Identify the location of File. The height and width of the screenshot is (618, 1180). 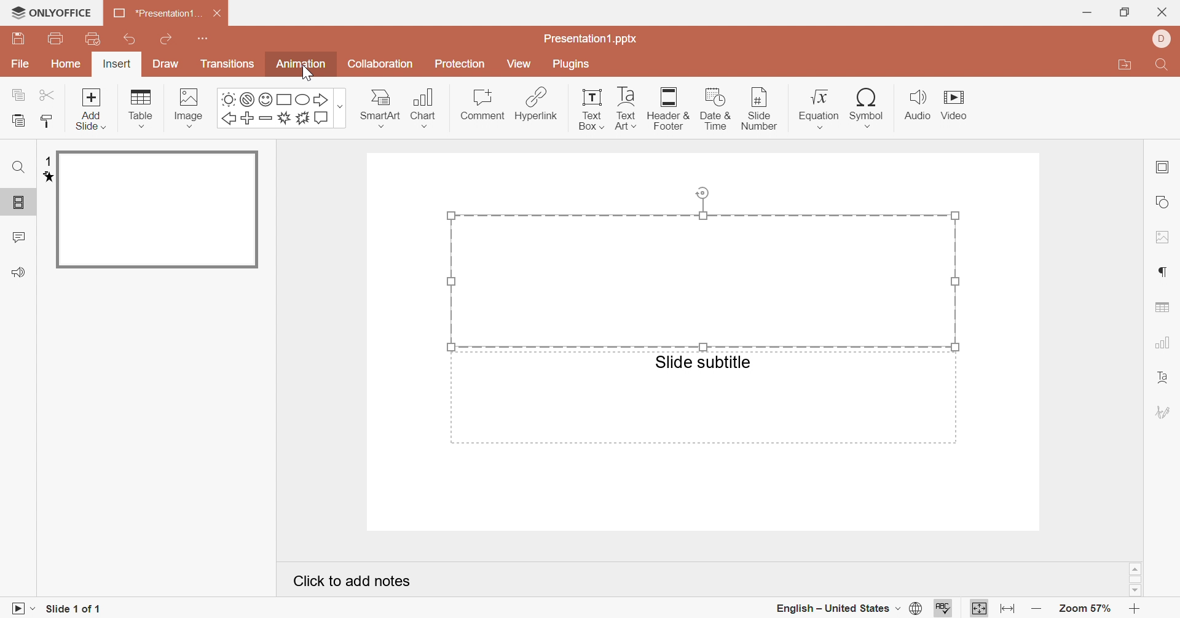
(21, 64).